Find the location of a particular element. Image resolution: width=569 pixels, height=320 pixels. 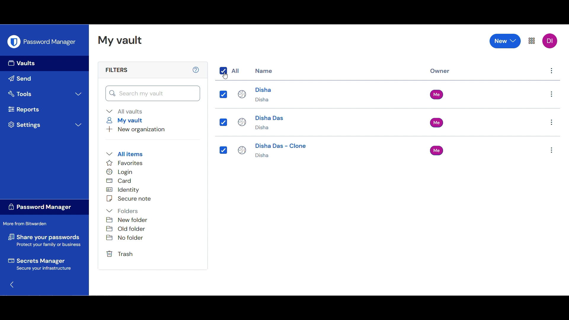

Owner column is located at coordinates (440, 71).